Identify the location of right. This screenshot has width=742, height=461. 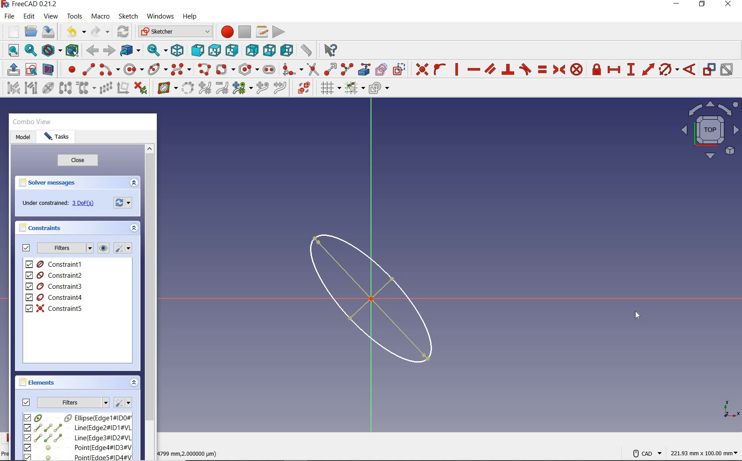
(232, 50).